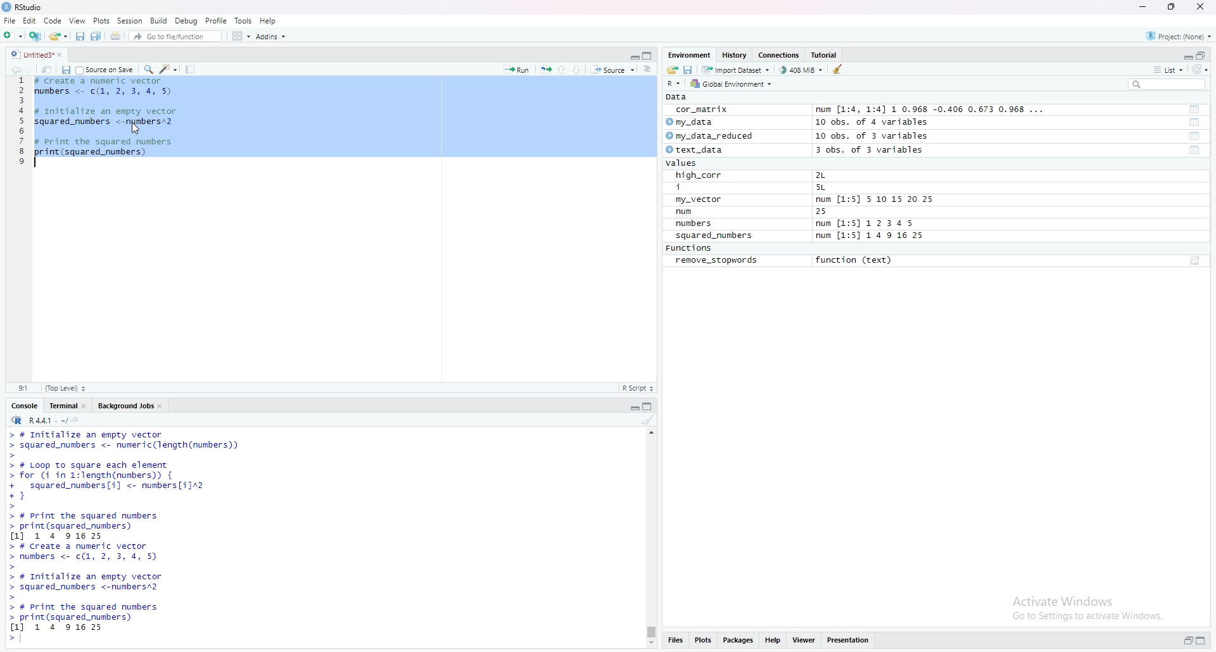  What do you see at coordinates (240, 35) in the screenshot?
I see `Workspace panes` at bounding box center [240, 35].